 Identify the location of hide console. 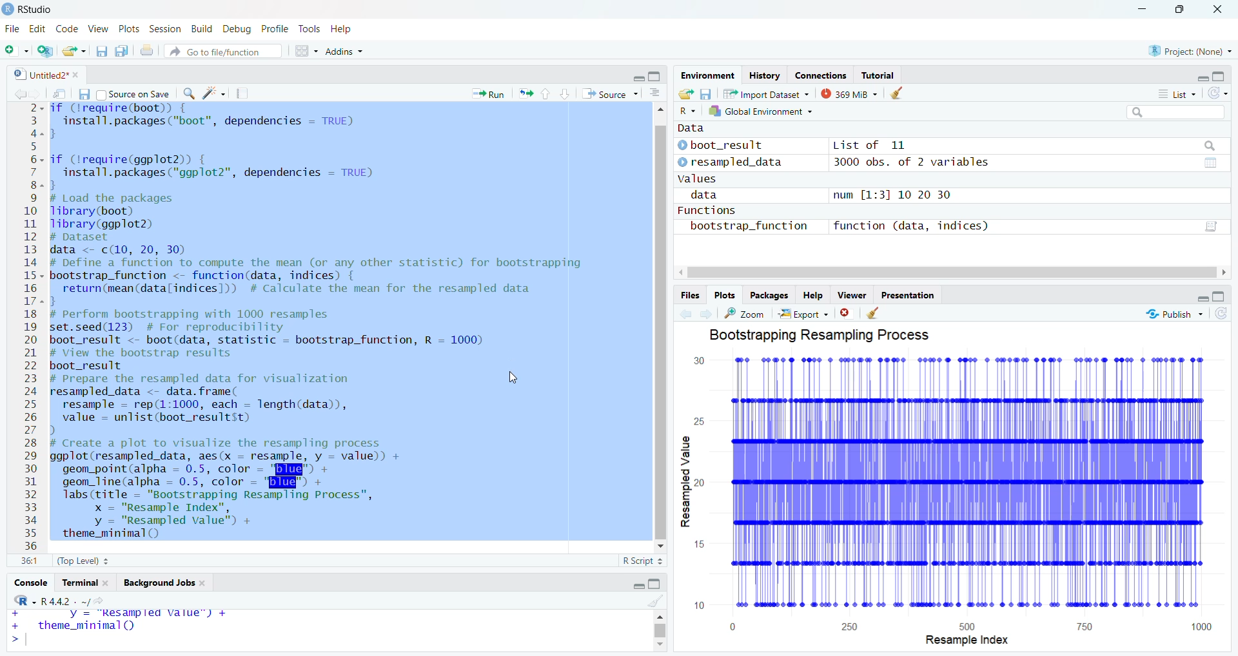
(660, 586).